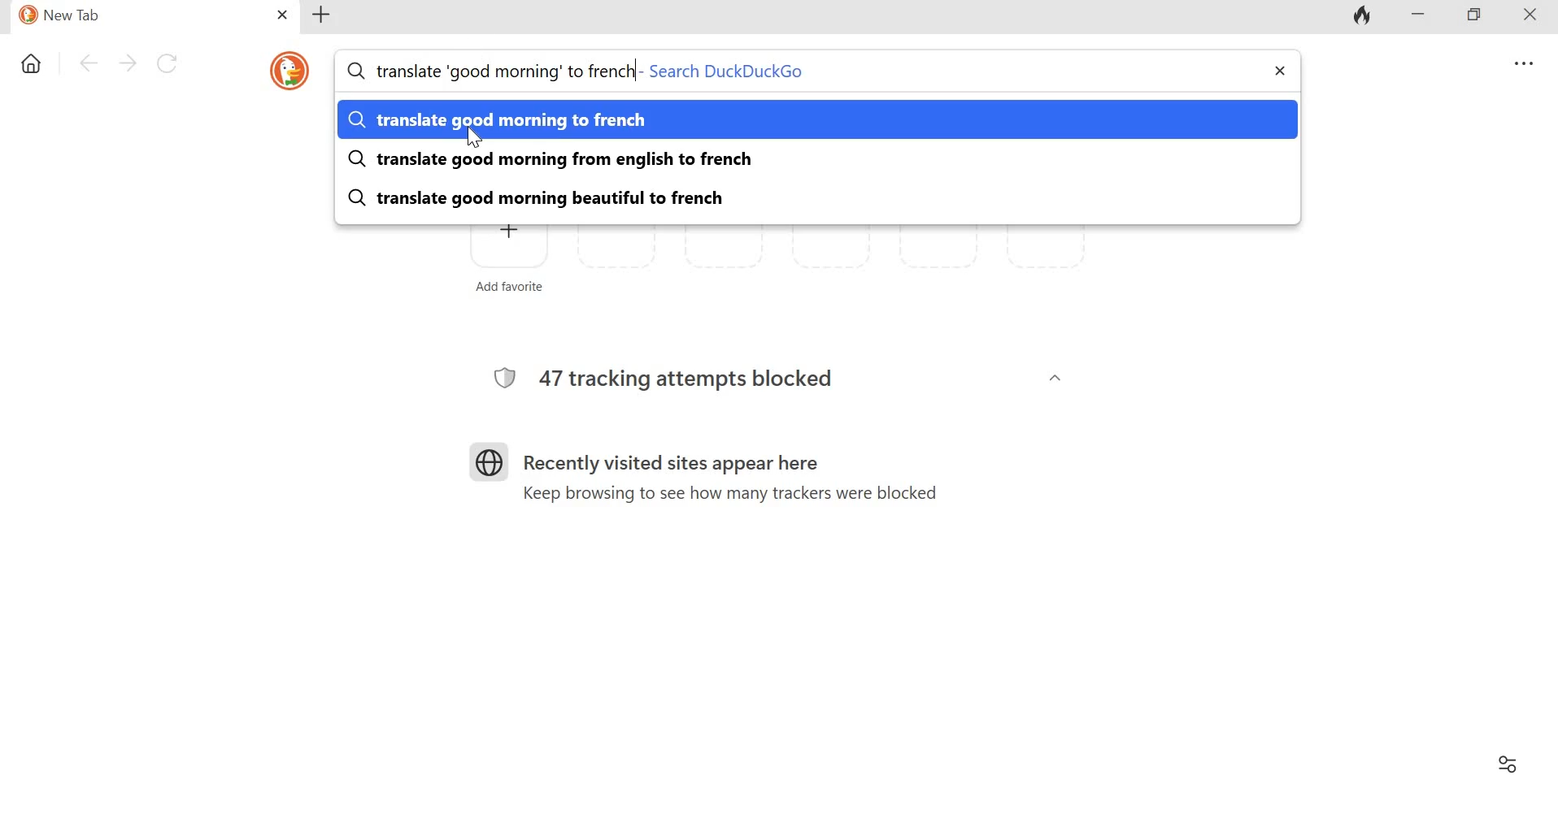  What do you see at coordinates (553, 158) in the screenshot?
I see `translate good morning from english to french` at bounding box center [553, 158].